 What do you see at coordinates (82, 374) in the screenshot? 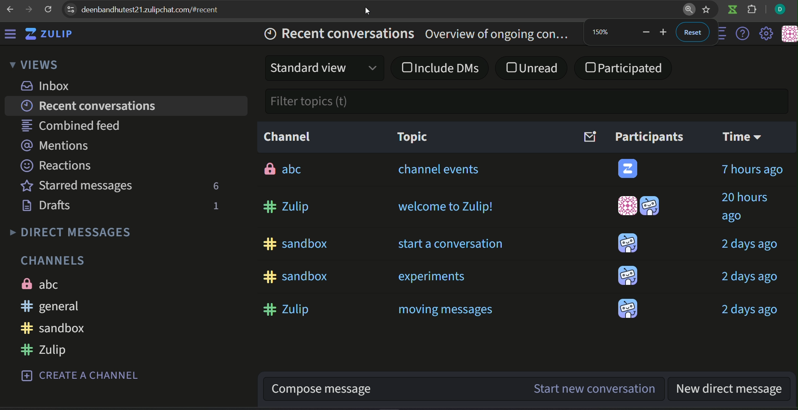
I see `create a channel` at bounding box center [82, 374].